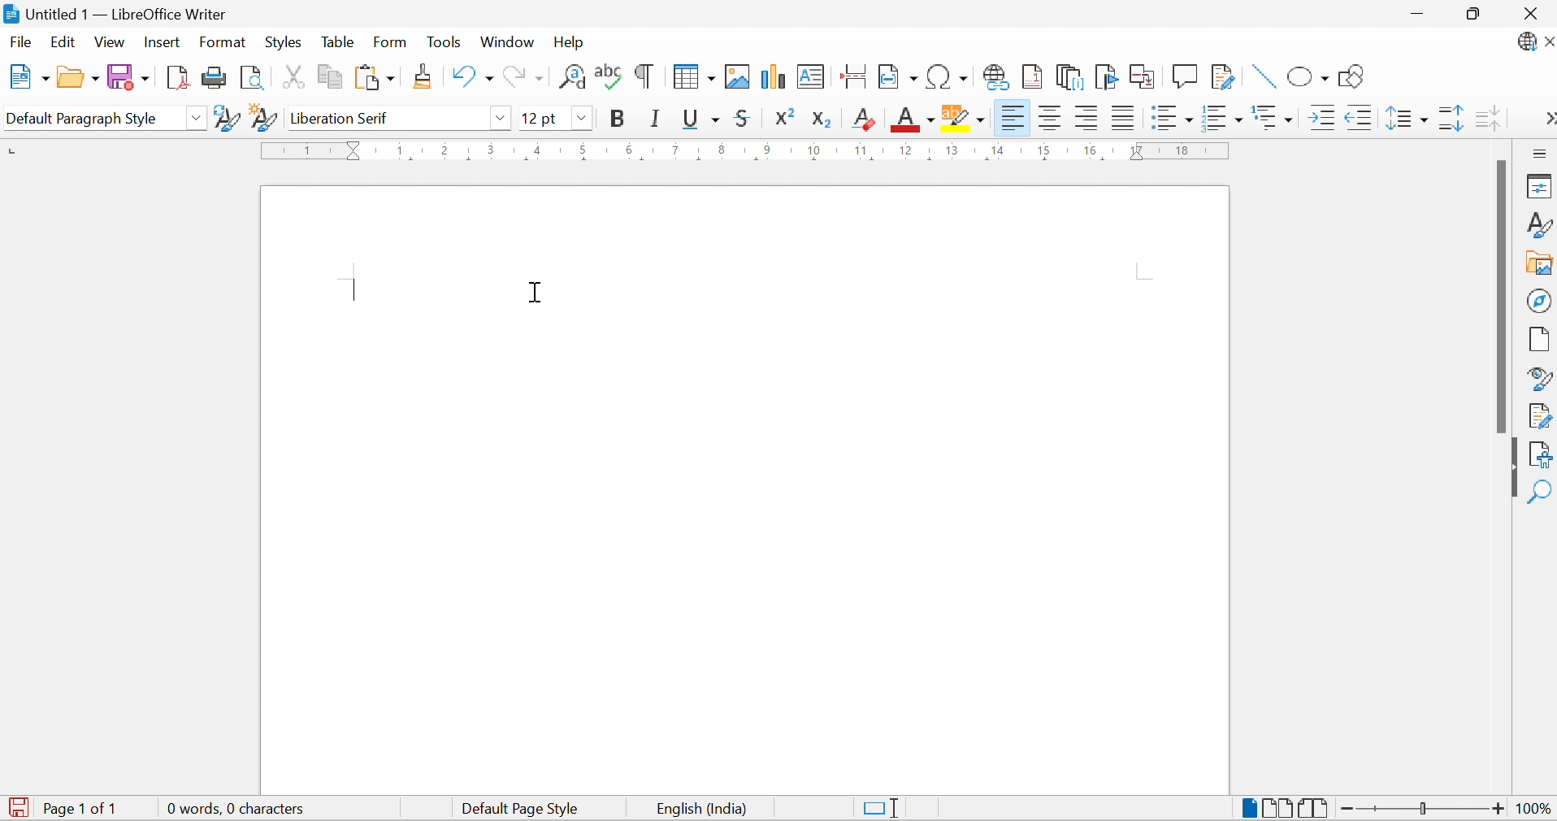 The width and height of the screenshot is (1557, 821). I want to click on Cursor, so click(534, 296).